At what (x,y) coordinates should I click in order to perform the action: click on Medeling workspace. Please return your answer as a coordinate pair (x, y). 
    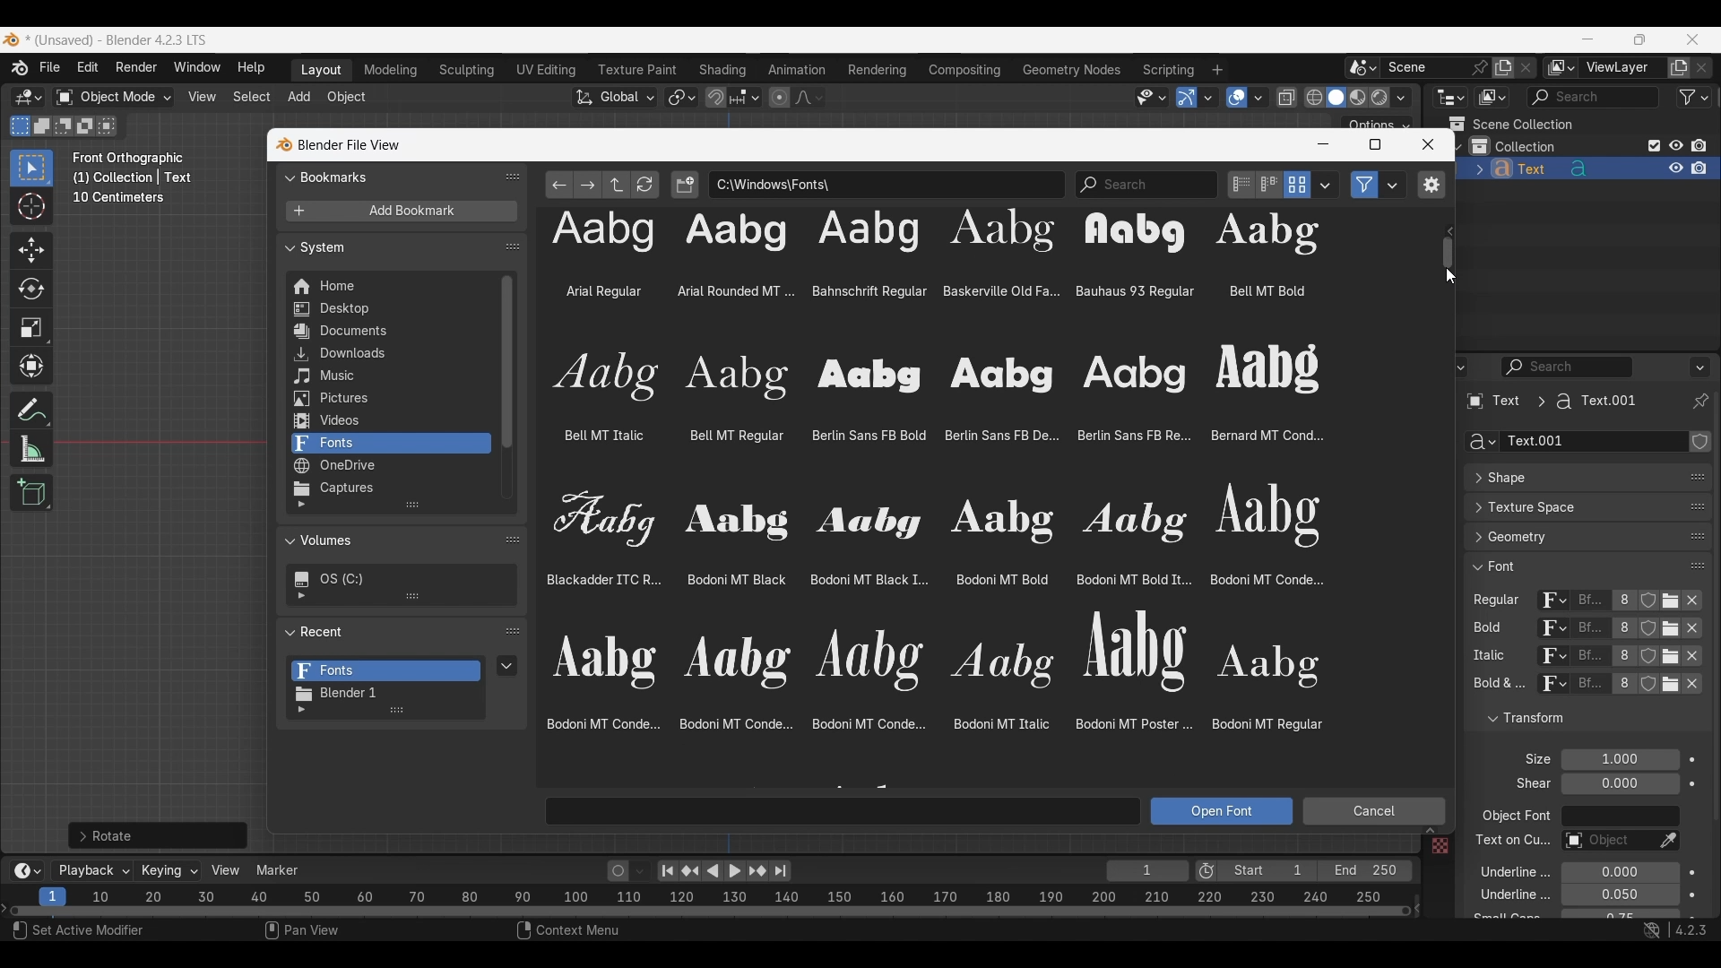
    Looking at the image, I should click on (391, 71).